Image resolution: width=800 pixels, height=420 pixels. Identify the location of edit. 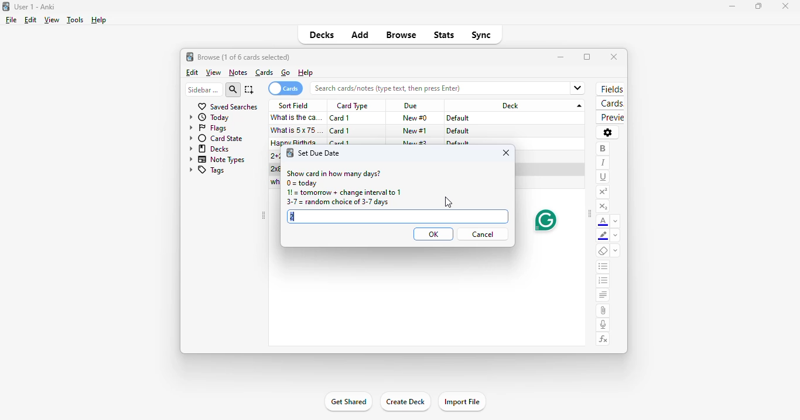
(30, 20).